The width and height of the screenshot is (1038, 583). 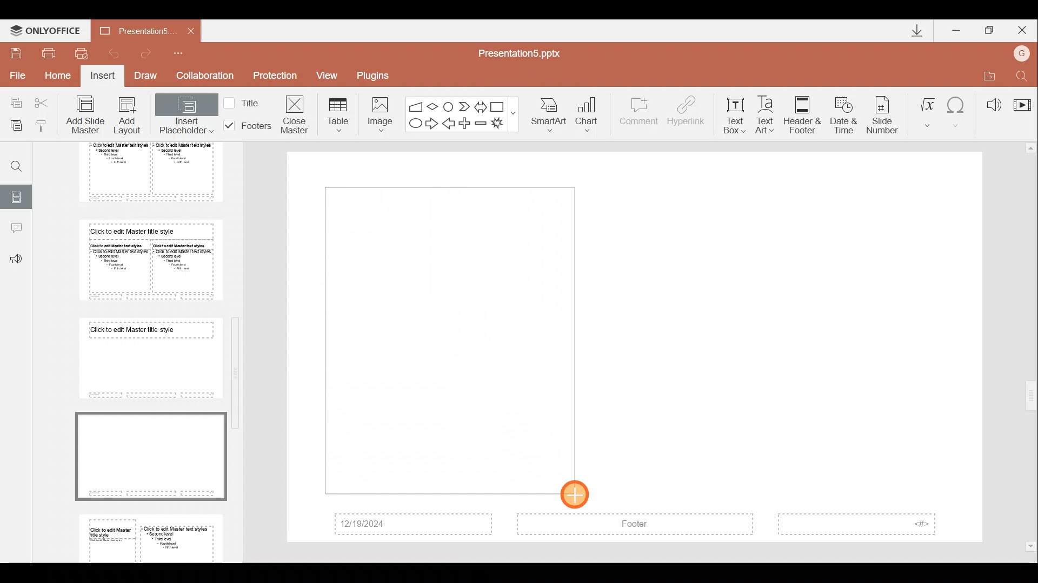 I want to click on Footers, so click(x=246, y=126).